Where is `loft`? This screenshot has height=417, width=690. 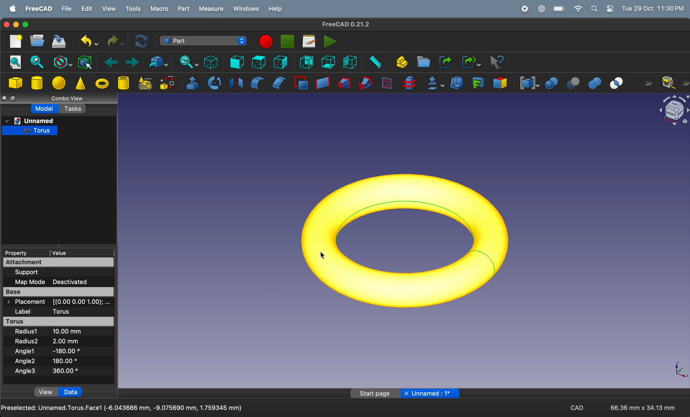
loft is located at coordinates (345, 82).